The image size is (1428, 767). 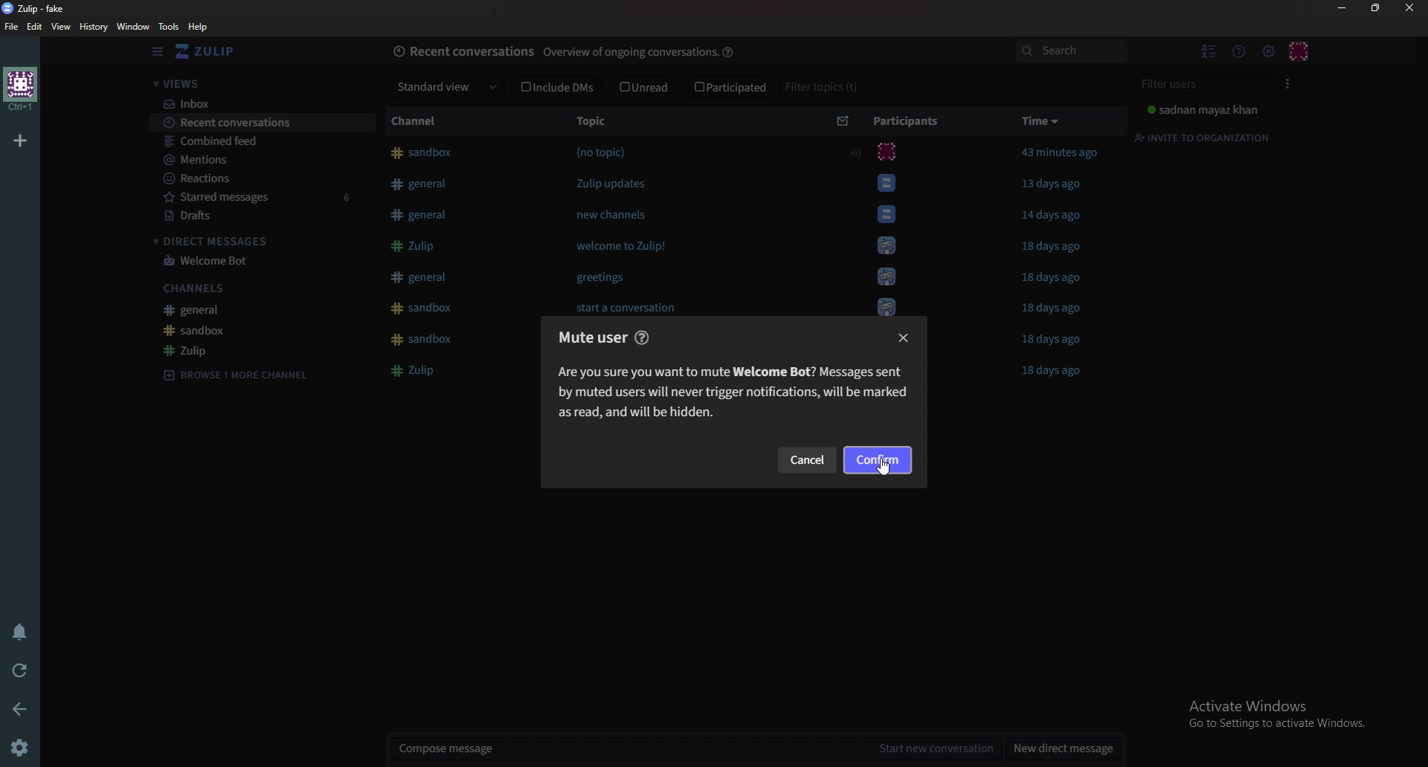 What do you see at coordinates (169, 27) in the screenshot?
I see `Tools` at bounding box center [169, 27].